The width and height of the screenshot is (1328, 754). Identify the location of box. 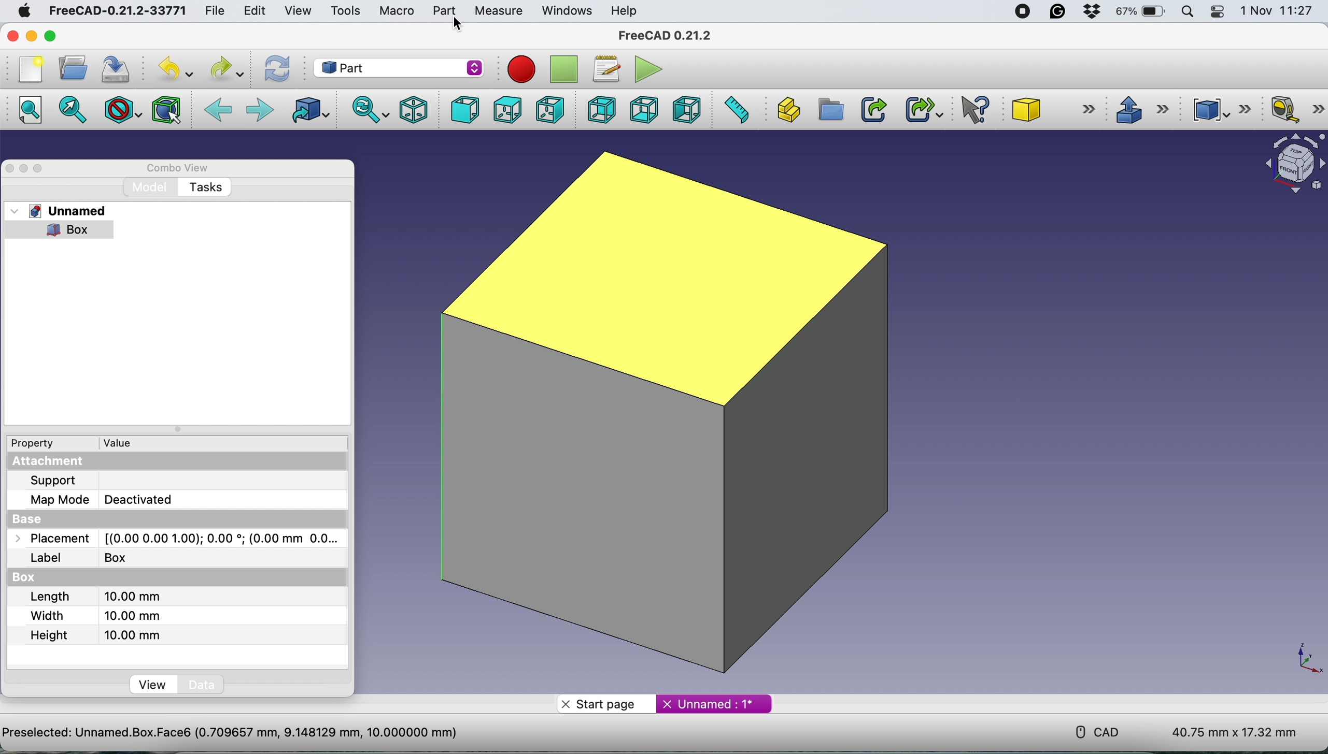
(683, 416).